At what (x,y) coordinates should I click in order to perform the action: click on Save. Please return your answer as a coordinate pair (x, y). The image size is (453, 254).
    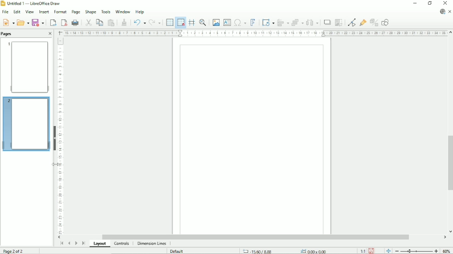
    Looking at the image, I should click on (372, 250).